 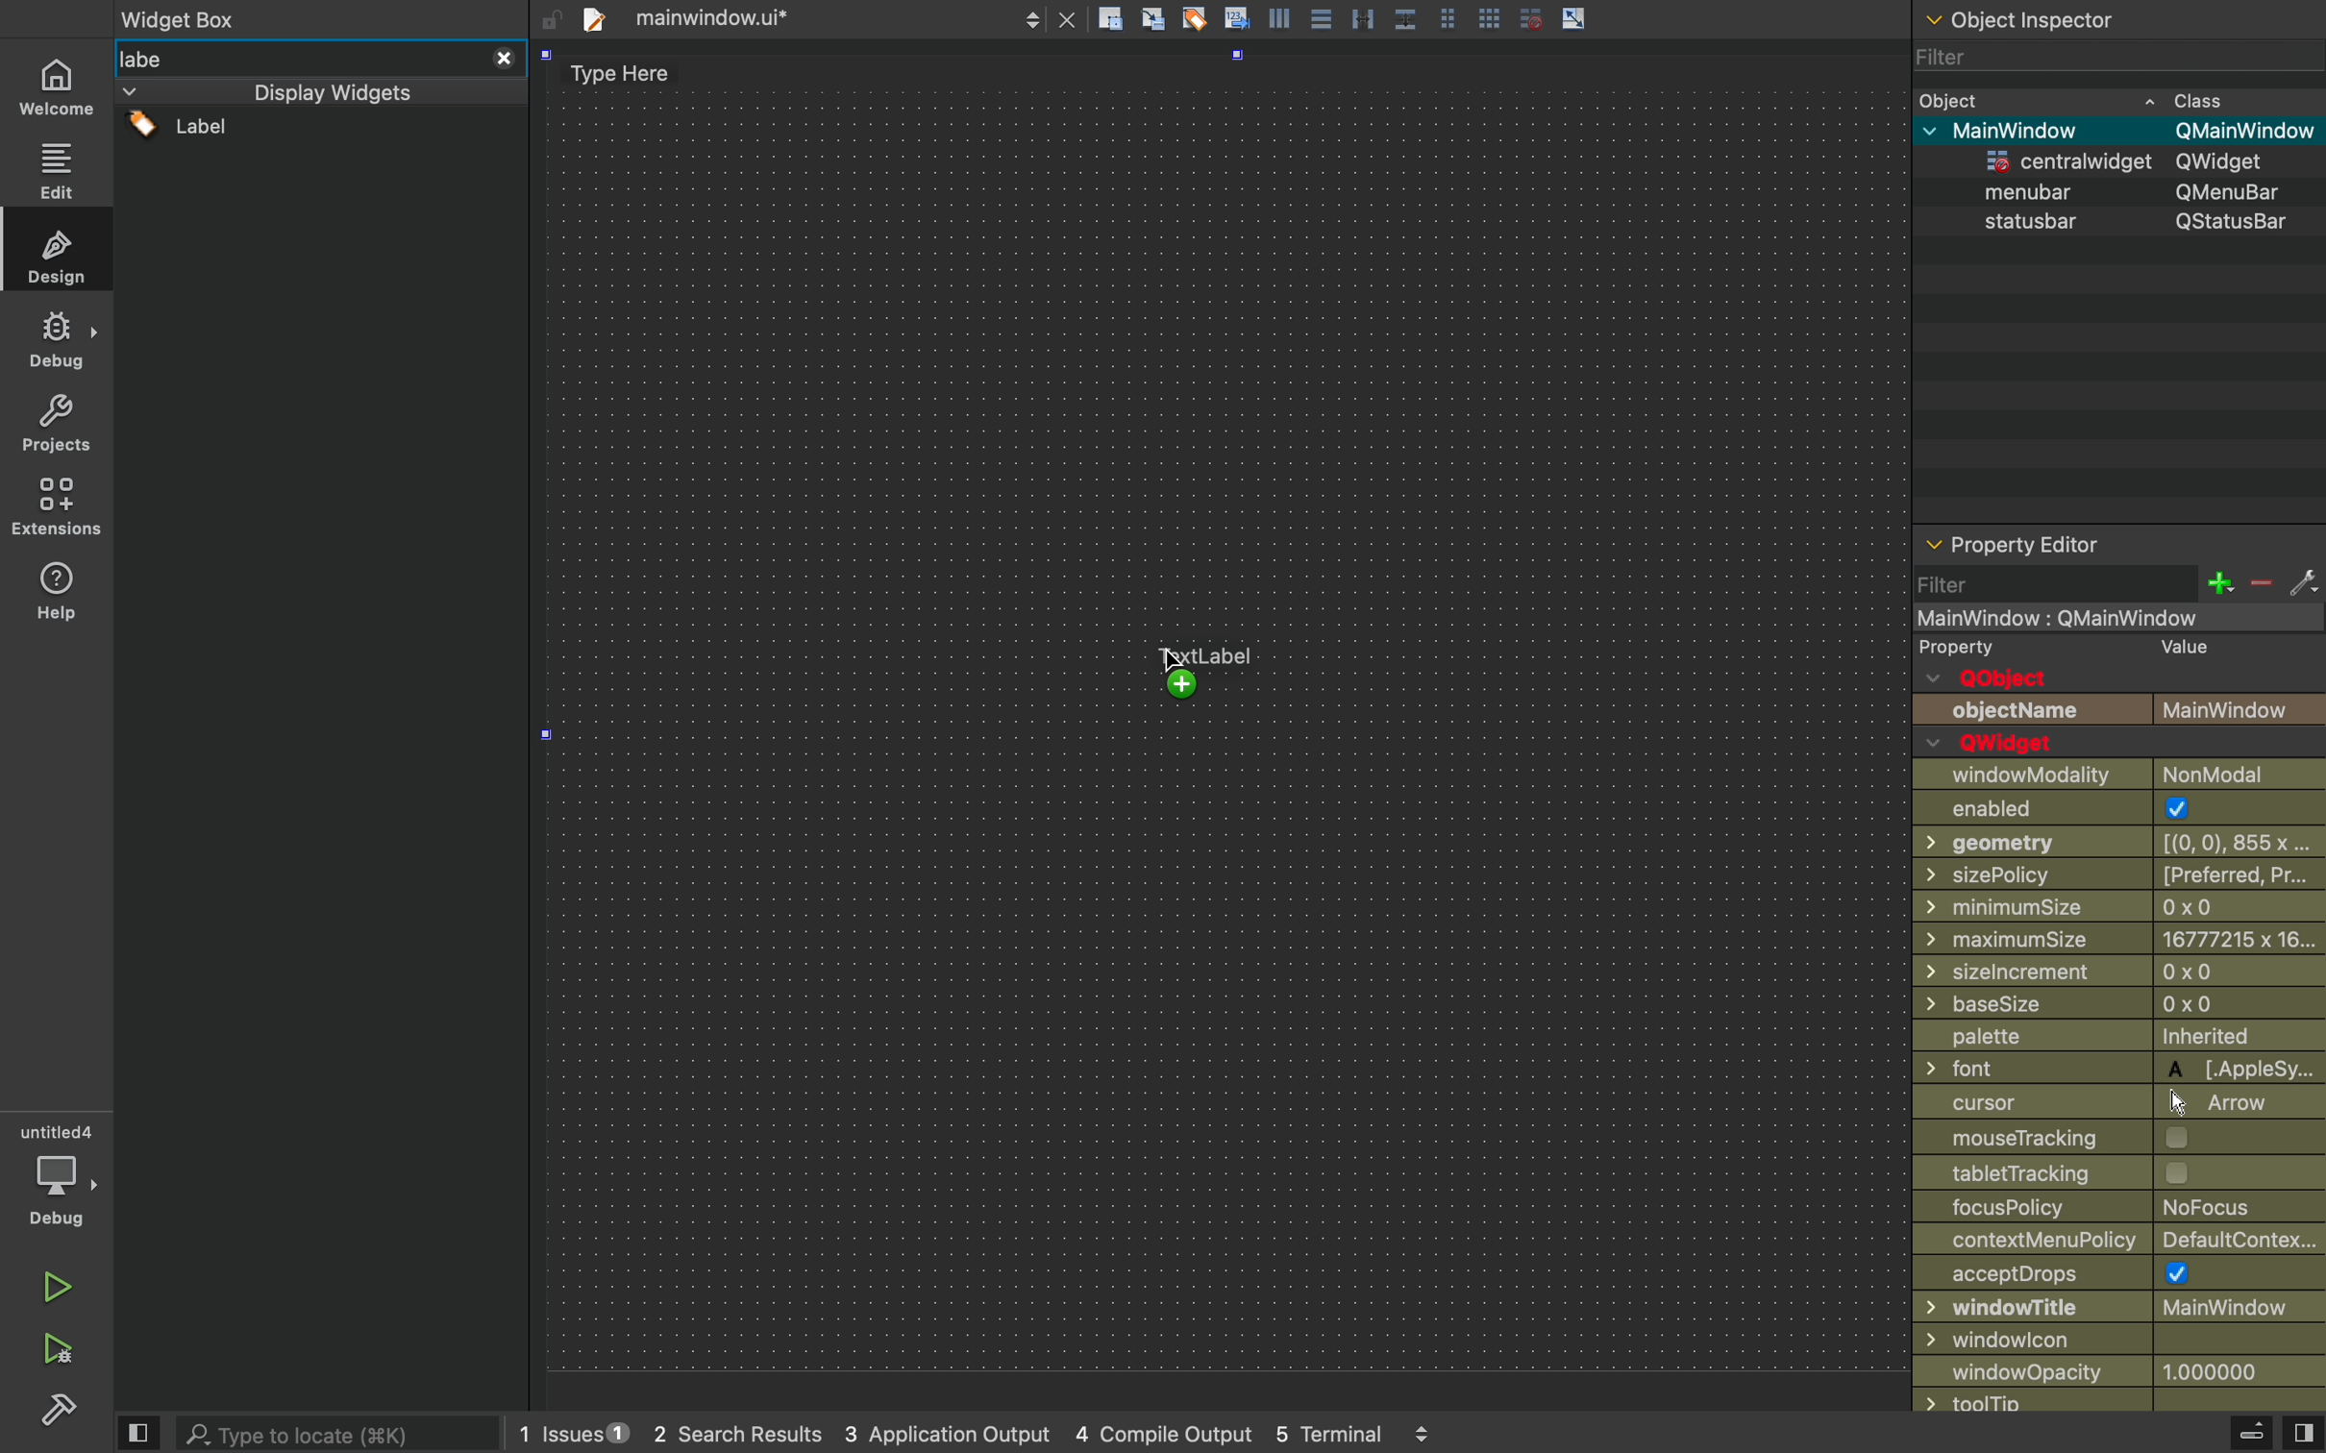 What do you see at coordinates (1492, 14) in the screenshot?
I see `grid` at bounding box center [1492, 14].